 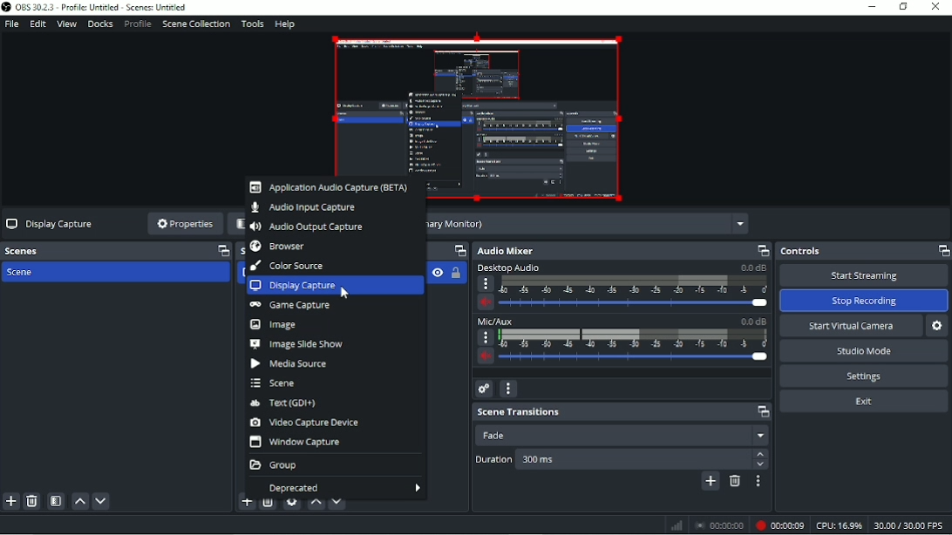 What do you see at coordinates (484, 389) in the screenshot?
I see `Advanced audio properties` at bounding box center [484, 389].